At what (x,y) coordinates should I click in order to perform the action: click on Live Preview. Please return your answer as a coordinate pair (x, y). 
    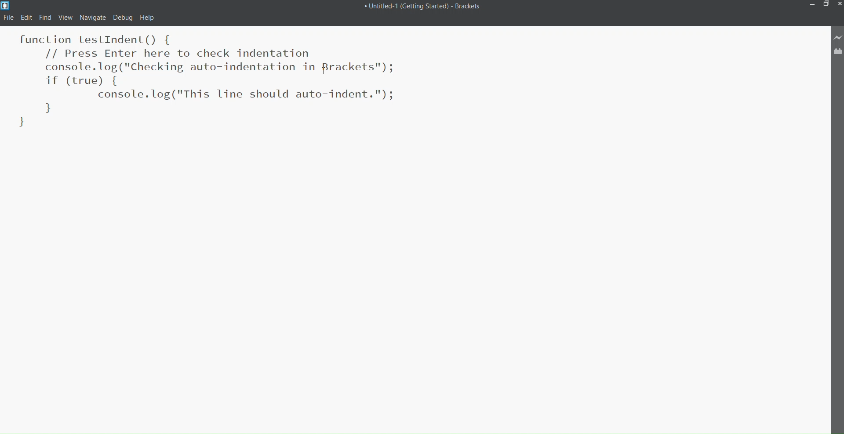
    Looking at the image, I should click on (838, 37).